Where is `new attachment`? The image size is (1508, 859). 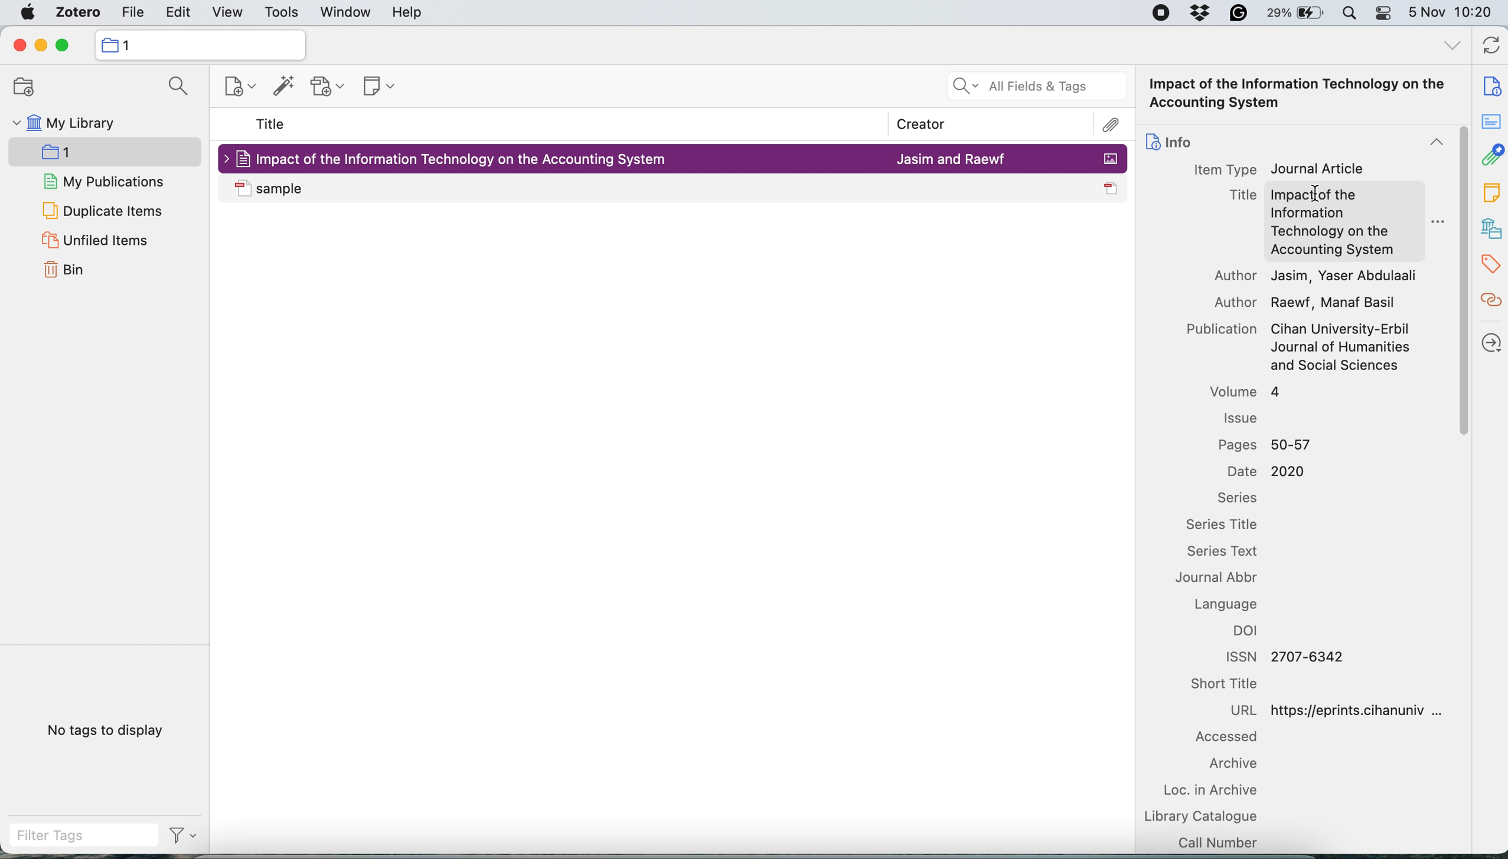 new attachment is located at coordinates (327, 88).